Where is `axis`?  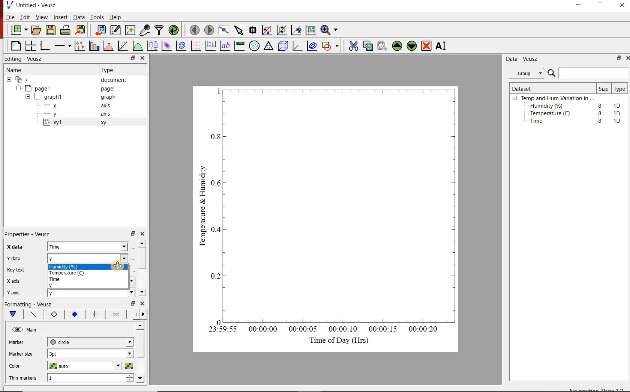 axis is located at coordinates (107, 115).